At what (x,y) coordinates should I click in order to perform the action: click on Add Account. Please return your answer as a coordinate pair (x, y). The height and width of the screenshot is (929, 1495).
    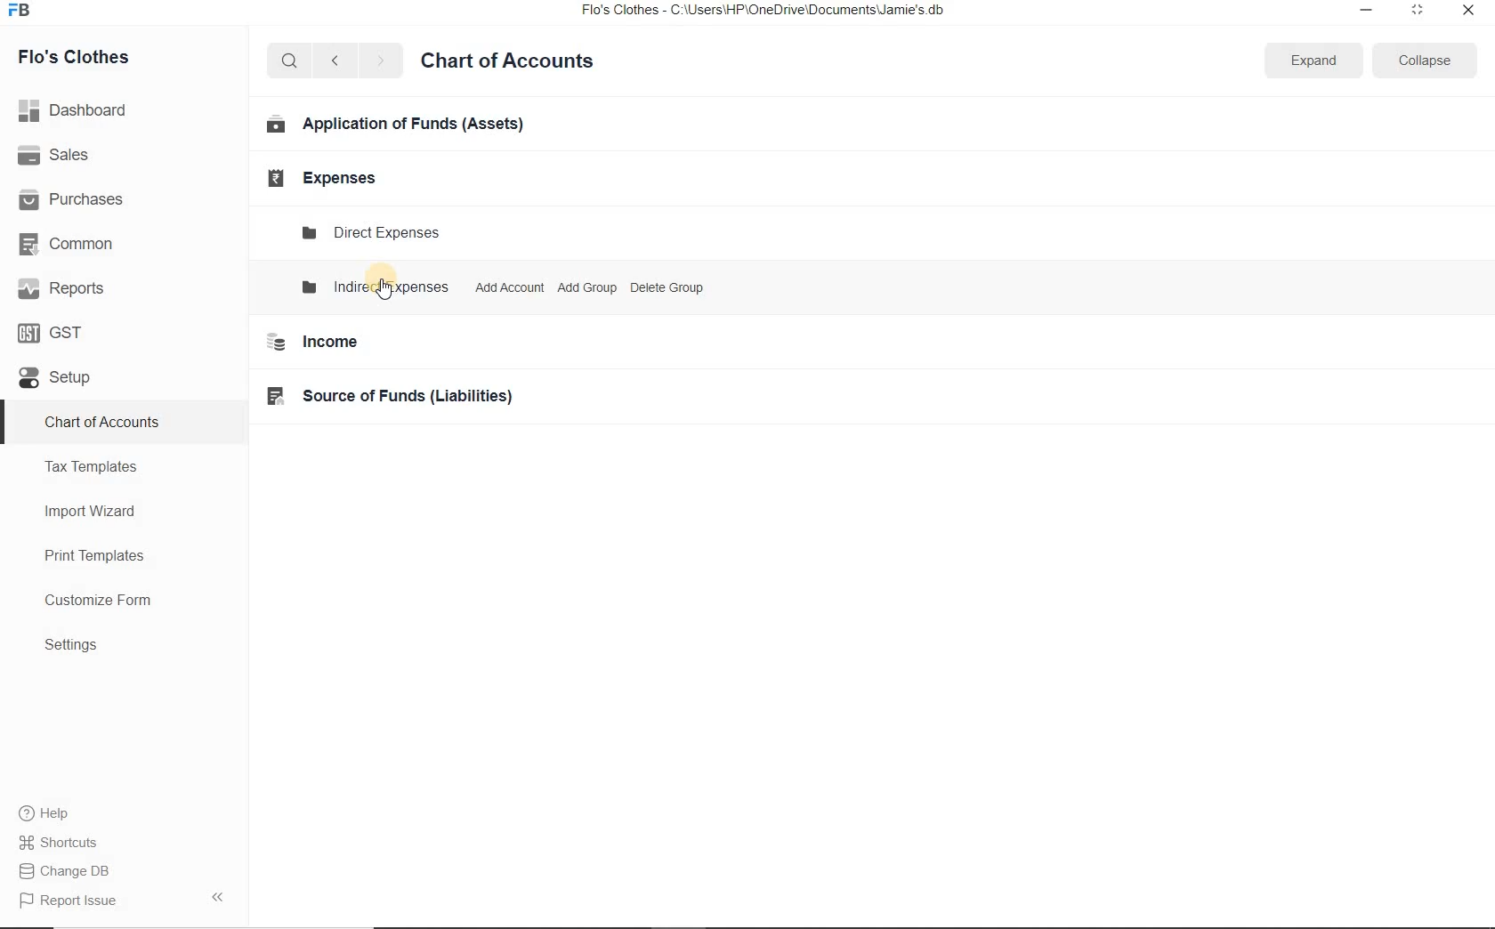
    Looking at the image, I should click on (506, 288).